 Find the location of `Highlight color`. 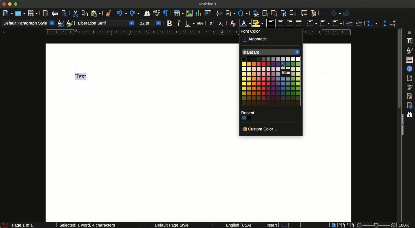

Highlight color is located at coordinates (258, 23).